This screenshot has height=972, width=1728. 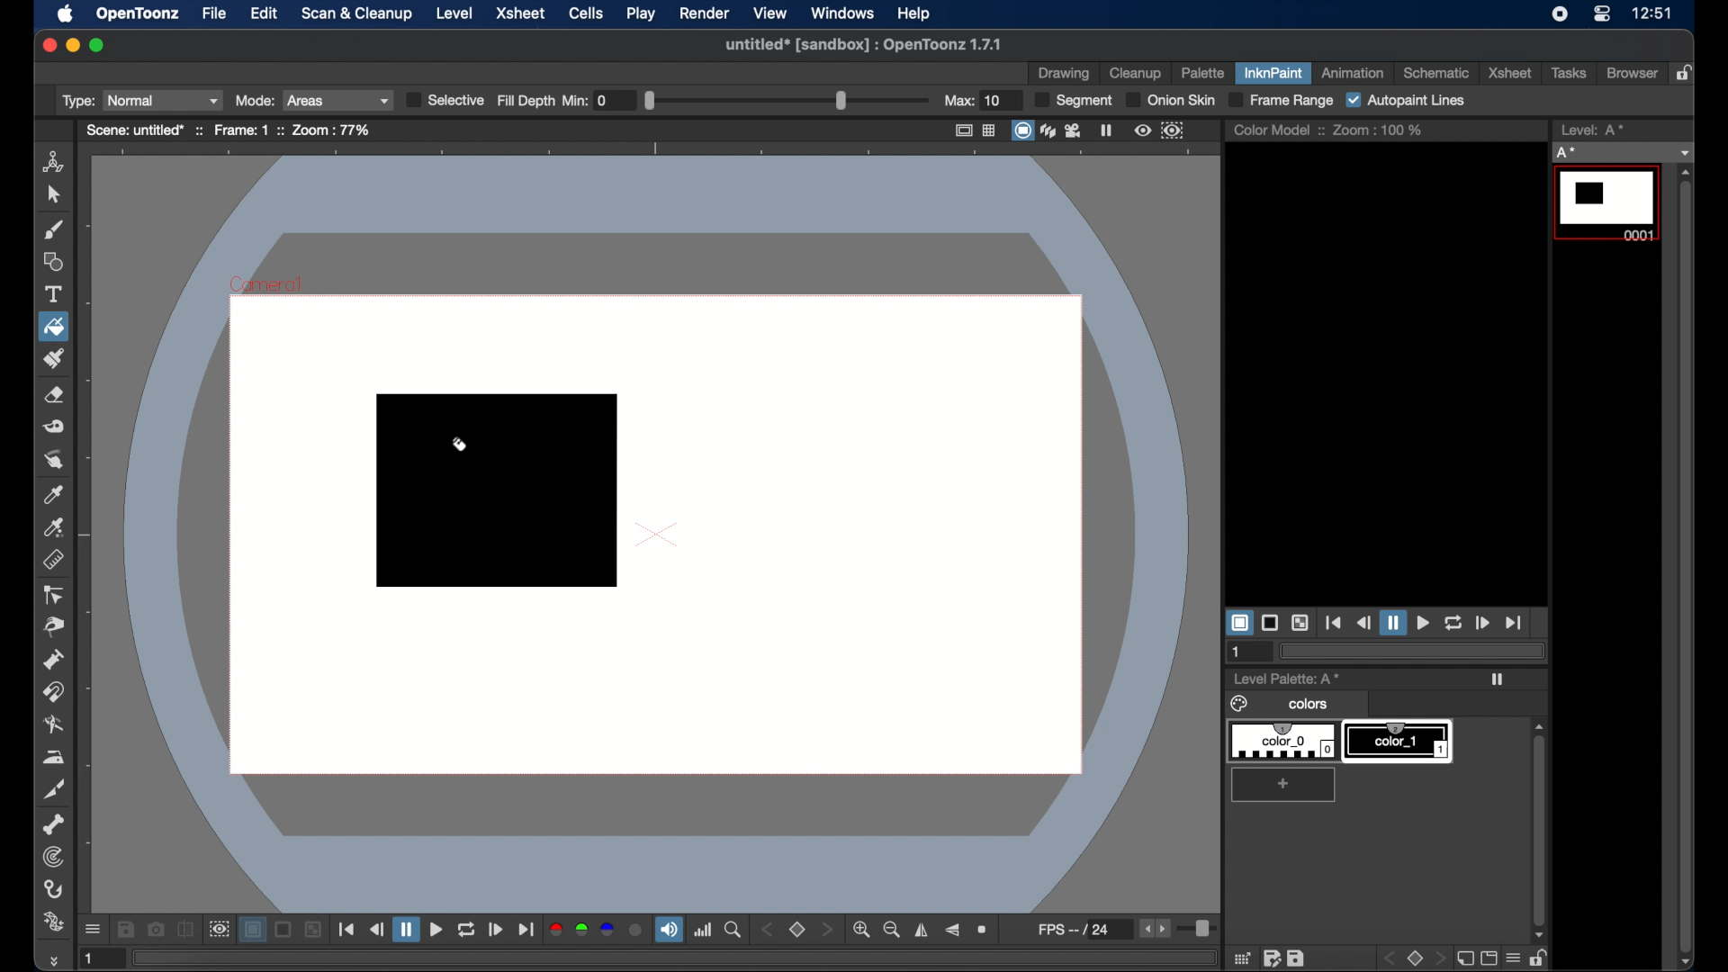 What do you see at coordinates (607, 929) in the screenshot?
I see `blue channel` at bounding box center [607, 929].